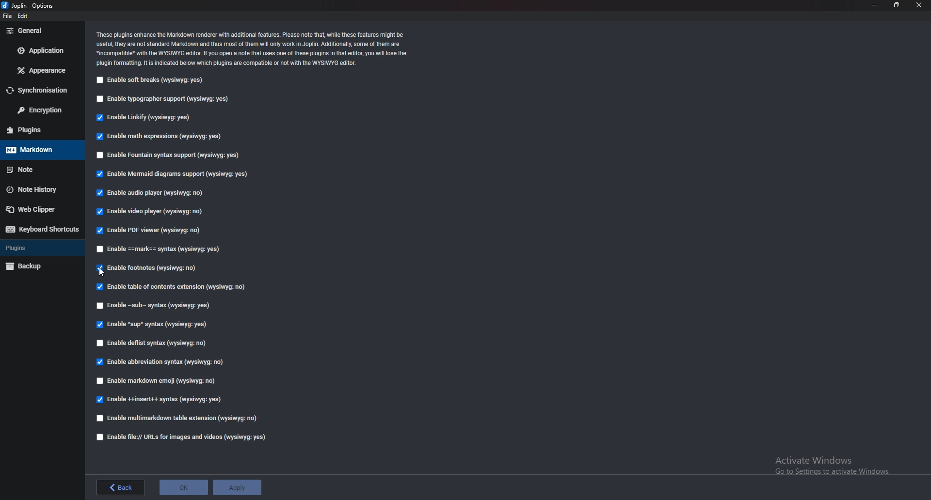  What do you see at coordinates (40, 31) in the screenshot?
I see `General` at bounding box center [40, 31].